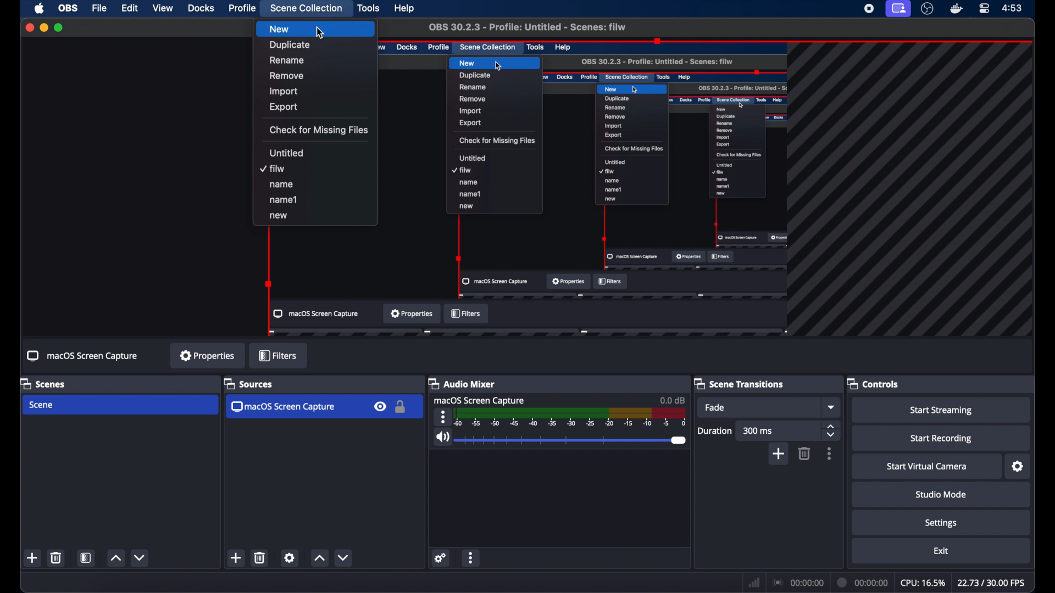 This screenshot has height=593, width=1055. What do you see at coordinates (465, 383) in the screenshot?
I see `audio mixer` at bounding box center [465, 383].